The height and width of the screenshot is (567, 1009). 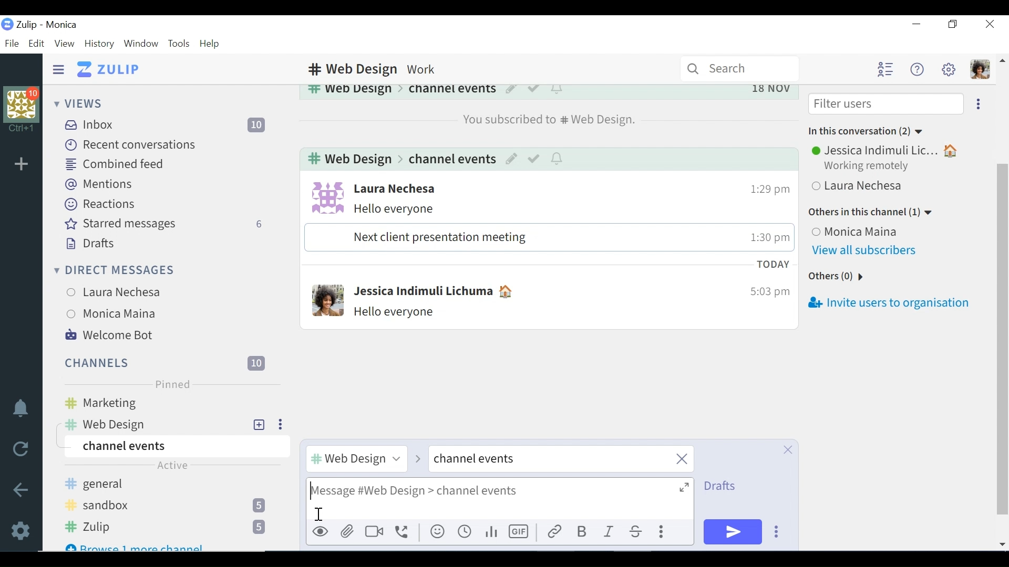 I want to click on user, so click(x=396, y=188).